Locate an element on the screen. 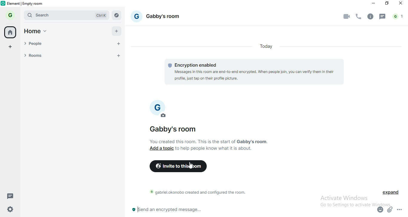 This screenshot has height=217, width=408. home is located at coordinates (11, 32).